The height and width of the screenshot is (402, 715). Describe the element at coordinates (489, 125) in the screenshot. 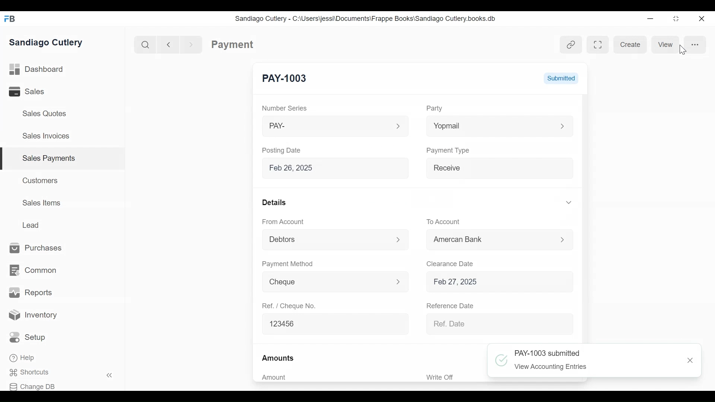

I see `Yopmail` at that location.